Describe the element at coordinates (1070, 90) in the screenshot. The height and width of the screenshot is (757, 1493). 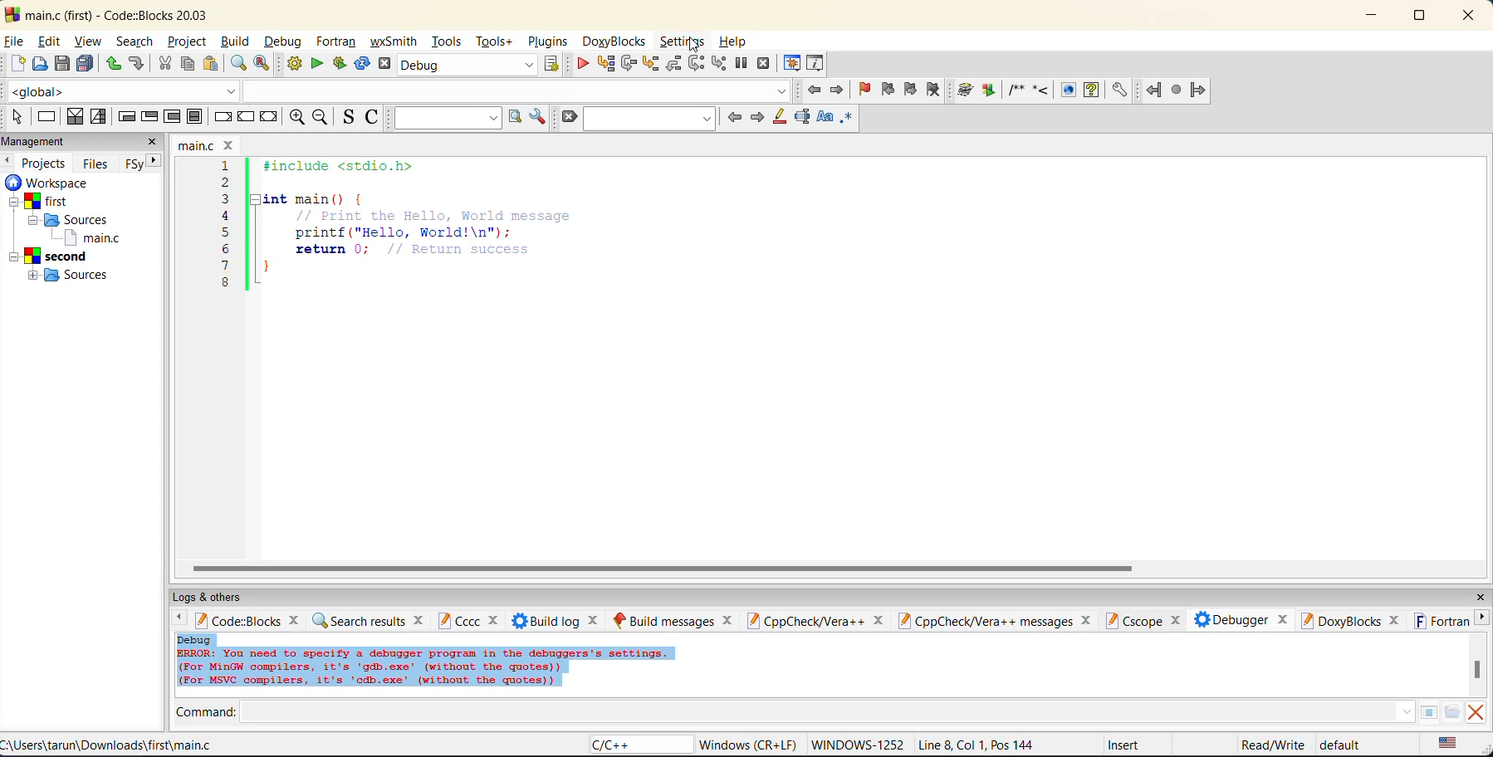
I see `run html documentation` at that location.